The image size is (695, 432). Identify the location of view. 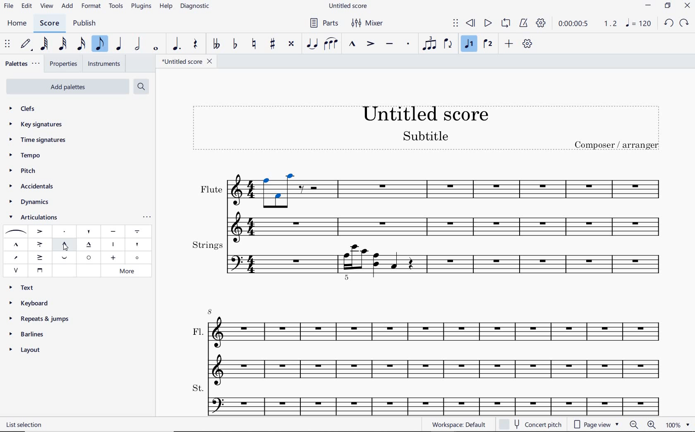
(46, 7).